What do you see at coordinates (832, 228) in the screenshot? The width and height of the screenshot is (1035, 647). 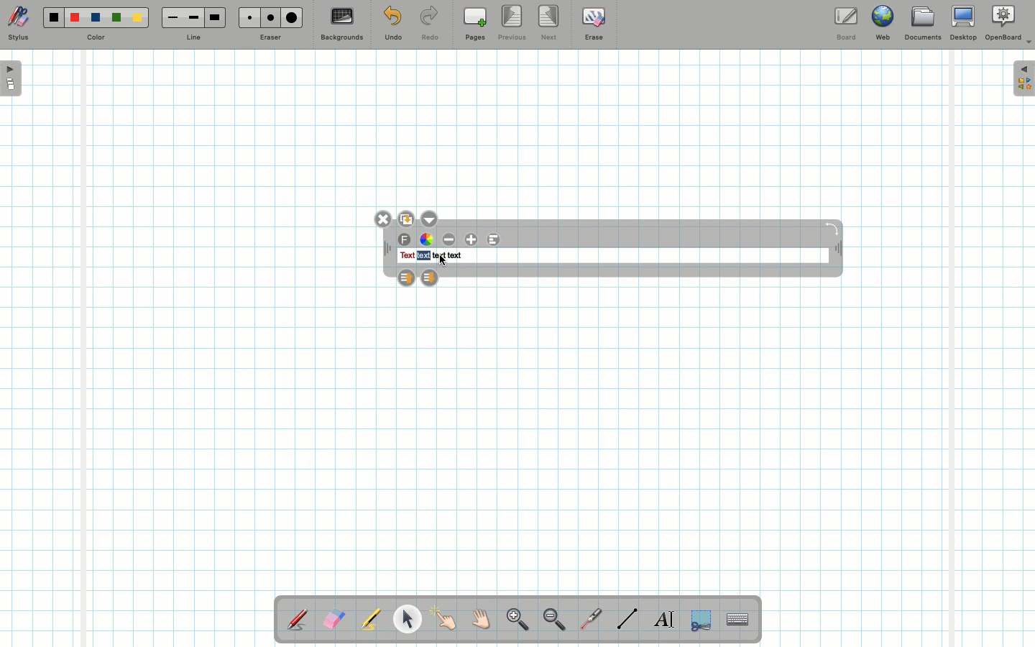 I see `Rotate` at bounding box center [832, 228].